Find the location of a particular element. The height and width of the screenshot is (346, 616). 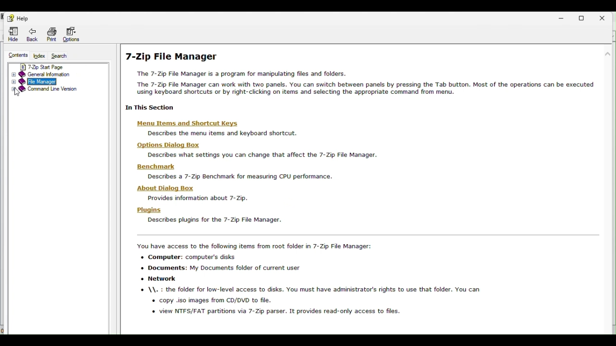

Help is located at coordinates (19, 18).